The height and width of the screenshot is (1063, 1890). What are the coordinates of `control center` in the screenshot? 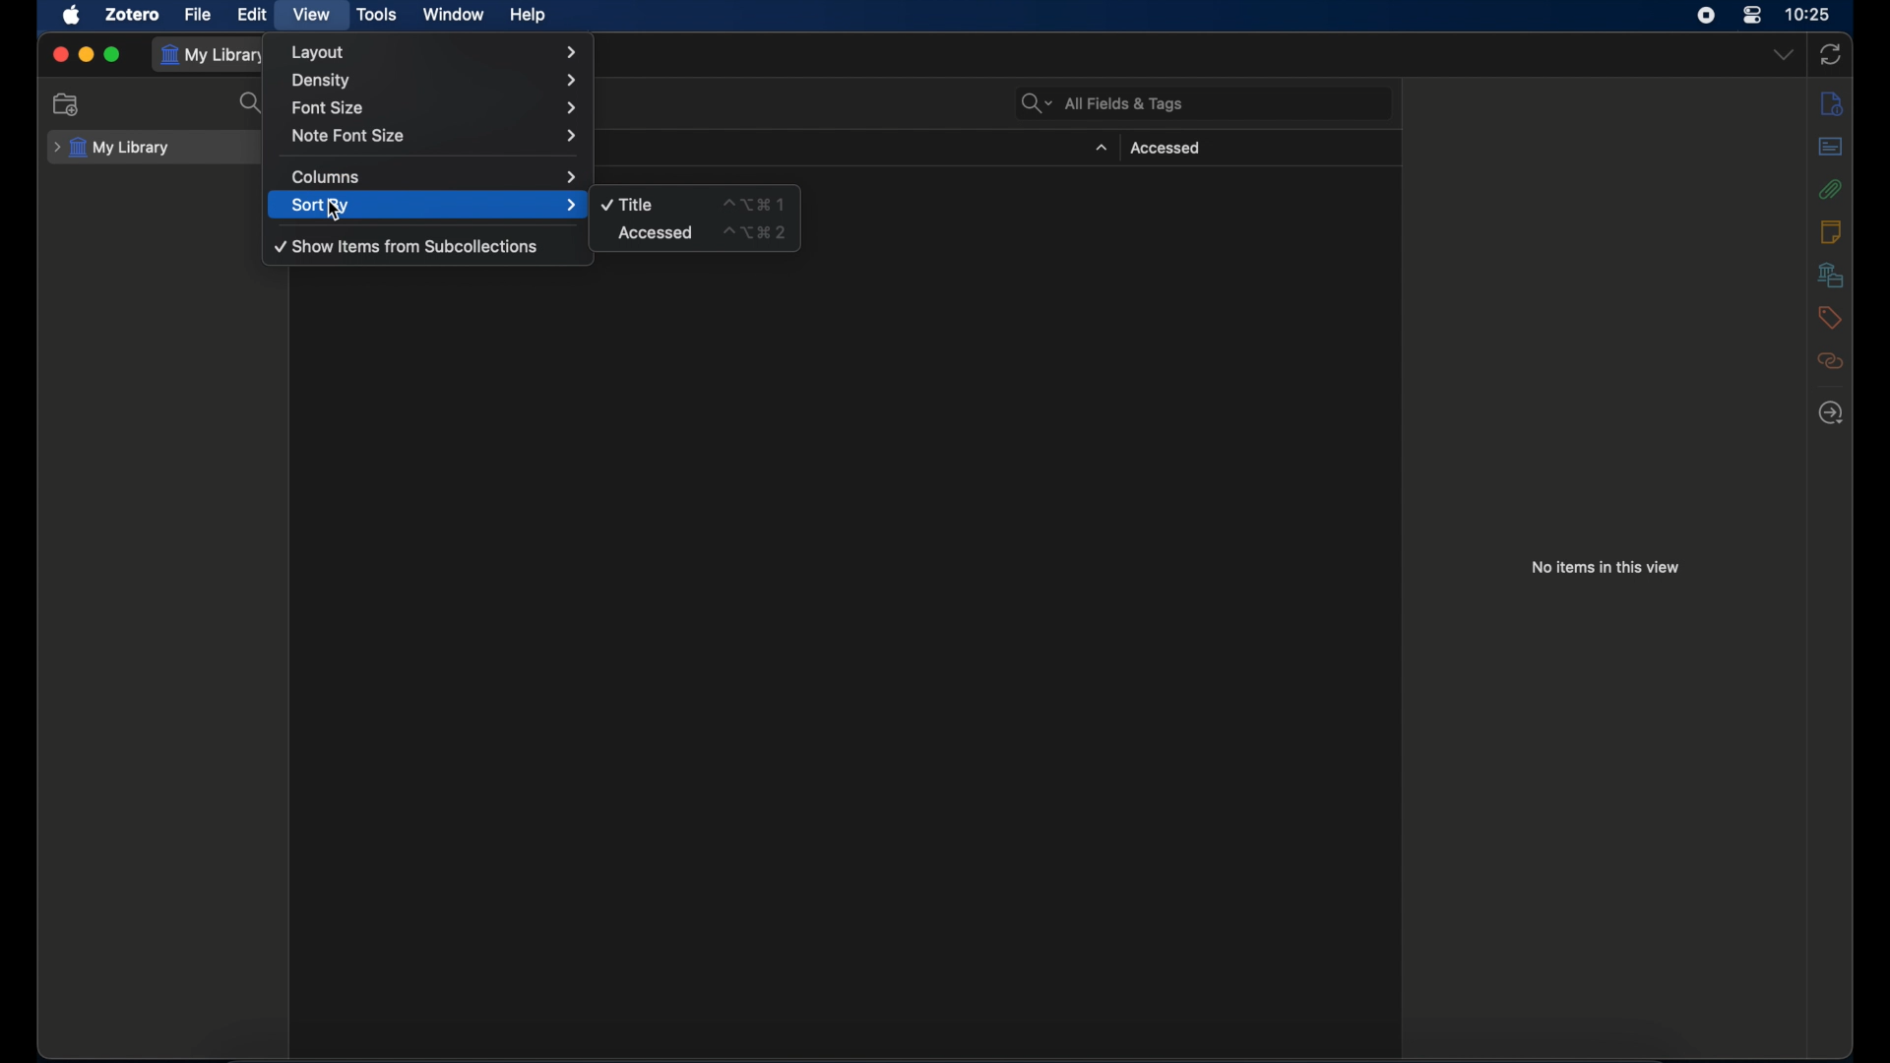 It's located at (1750, 15).